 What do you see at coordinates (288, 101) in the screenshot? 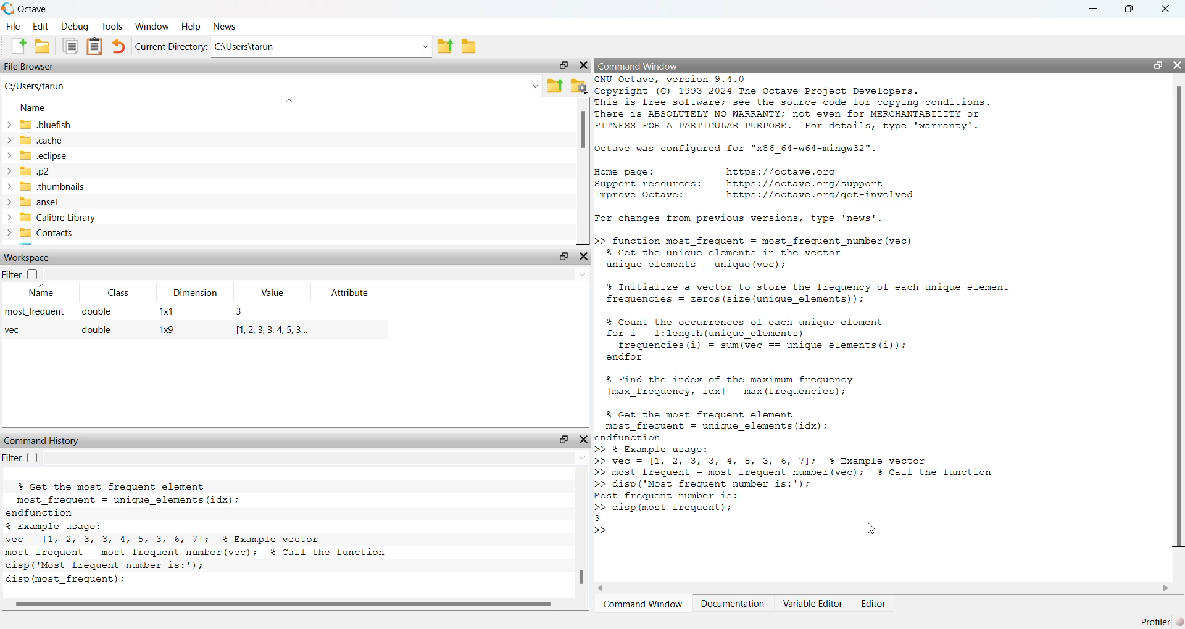
I see `sort` at bounding box center [288, 101].